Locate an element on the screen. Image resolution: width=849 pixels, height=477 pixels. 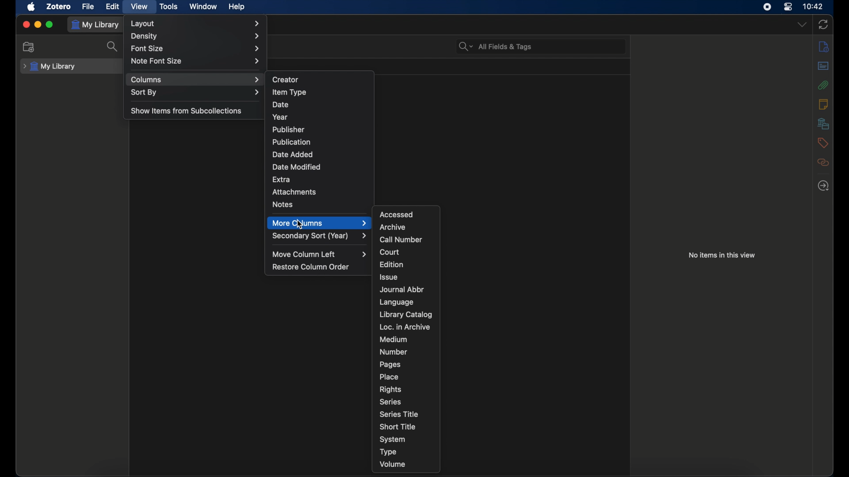
edition is located at coordinates (393, 264).